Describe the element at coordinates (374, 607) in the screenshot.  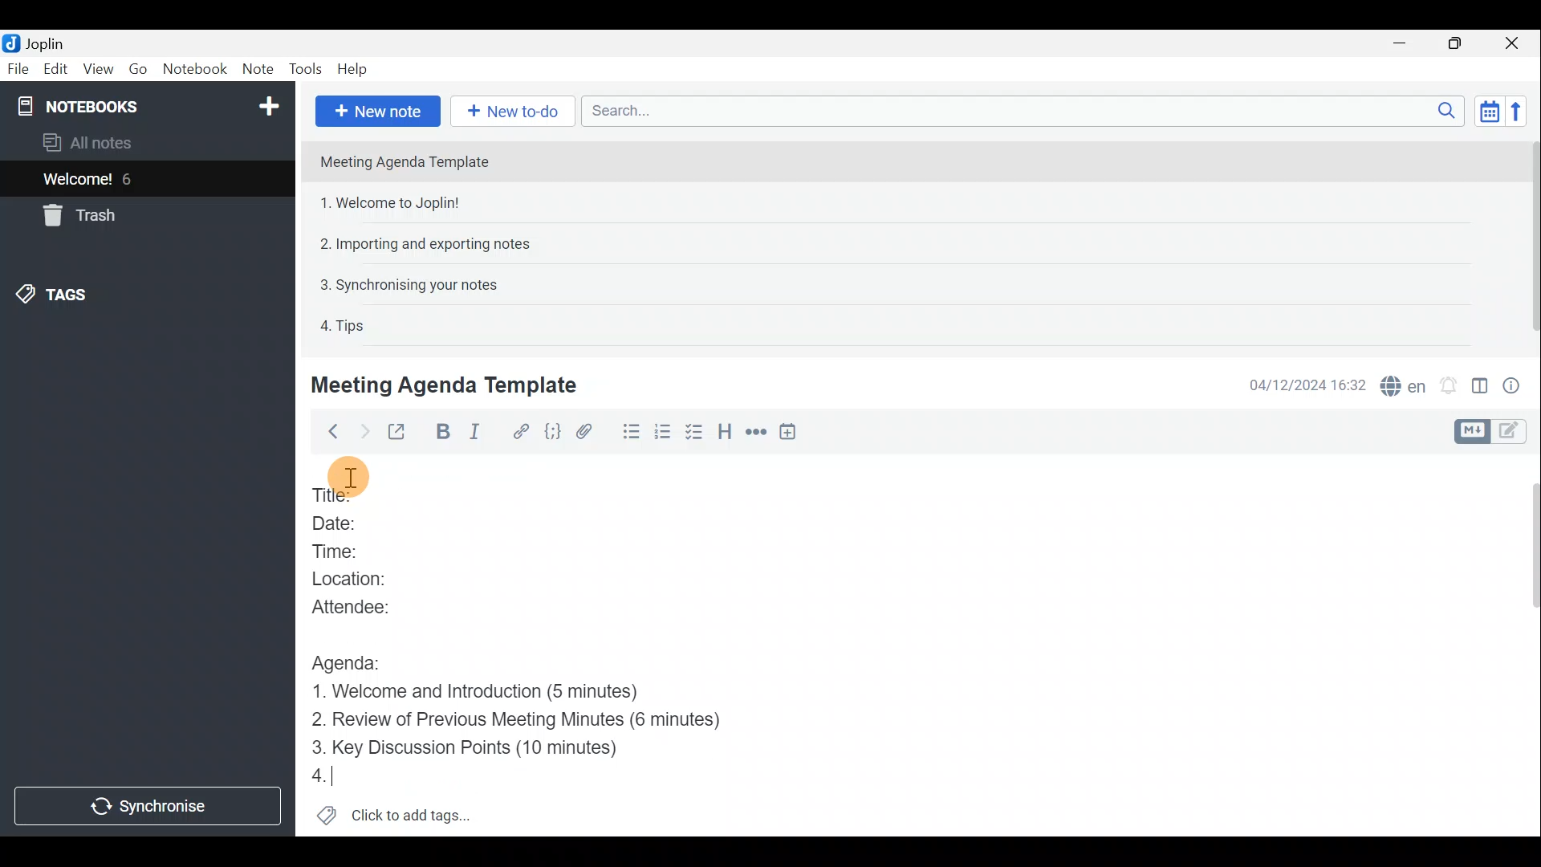
I see `Attendee:` at that location.